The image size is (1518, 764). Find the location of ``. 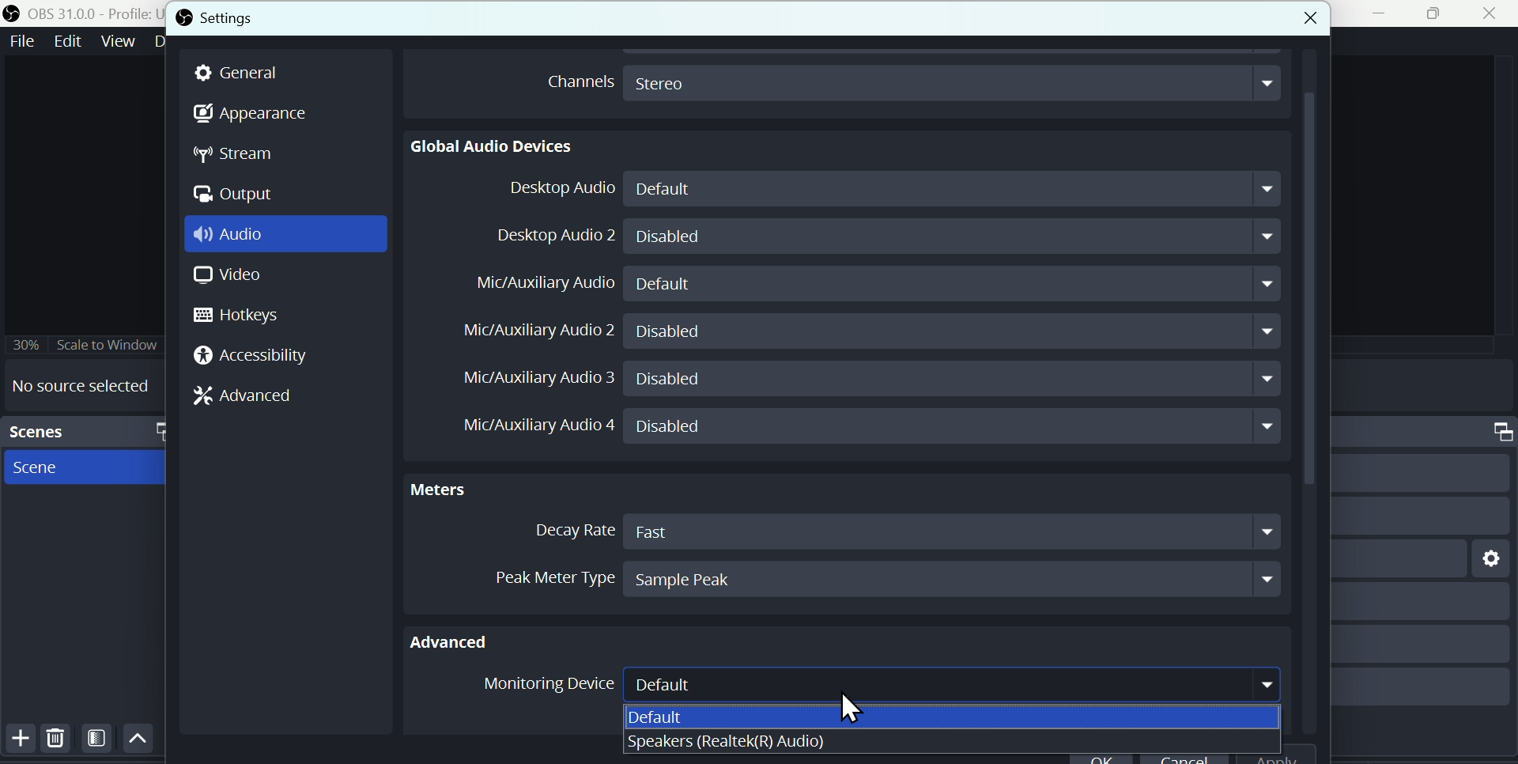

 is located at coordinates (17, 739).